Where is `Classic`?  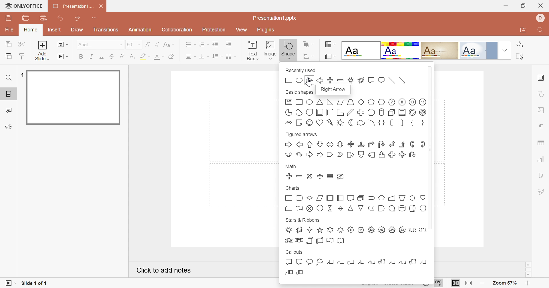 Classic is located at coordinates (439, 50).